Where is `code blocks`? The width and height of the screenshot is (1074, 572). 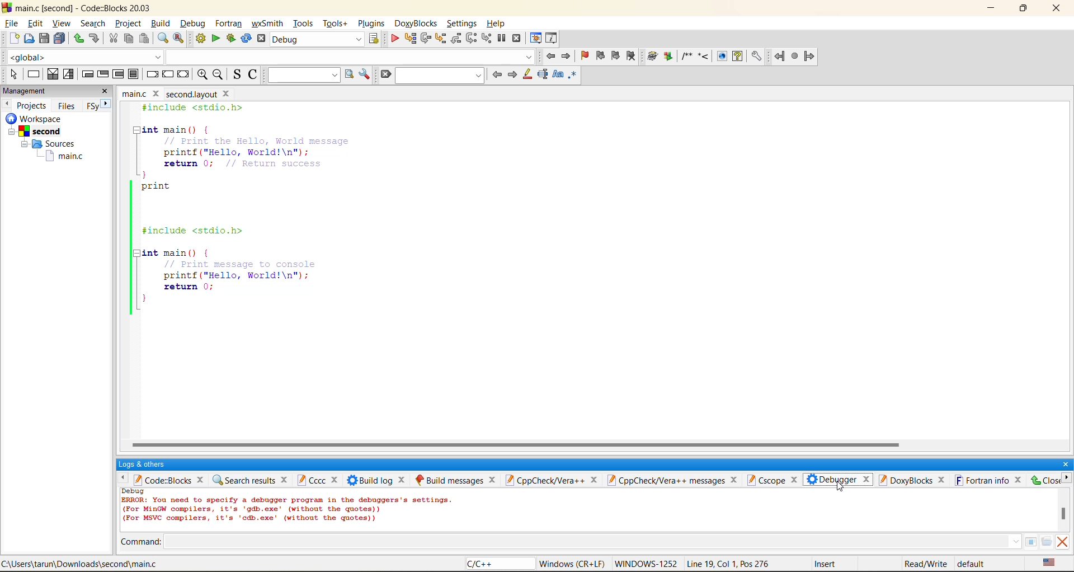 code blocks is located at coordinates (170, 480).